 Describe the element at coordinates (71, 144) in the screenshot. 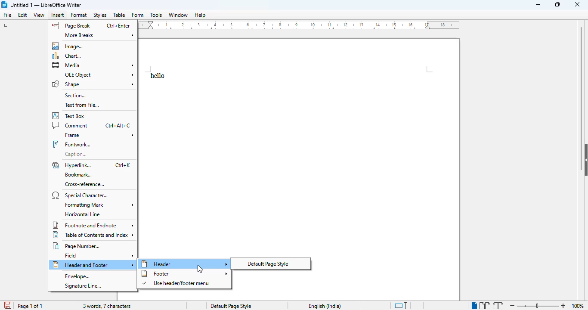

I see `fontwork` at that location.